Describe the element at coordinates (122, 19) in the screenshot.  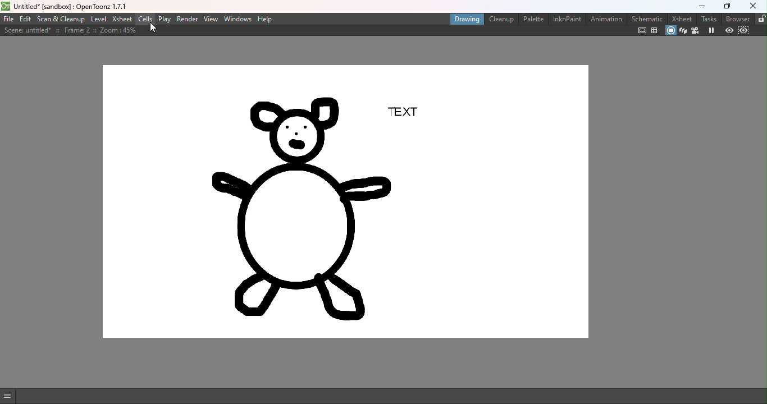
I see `Xsheet` at that location.